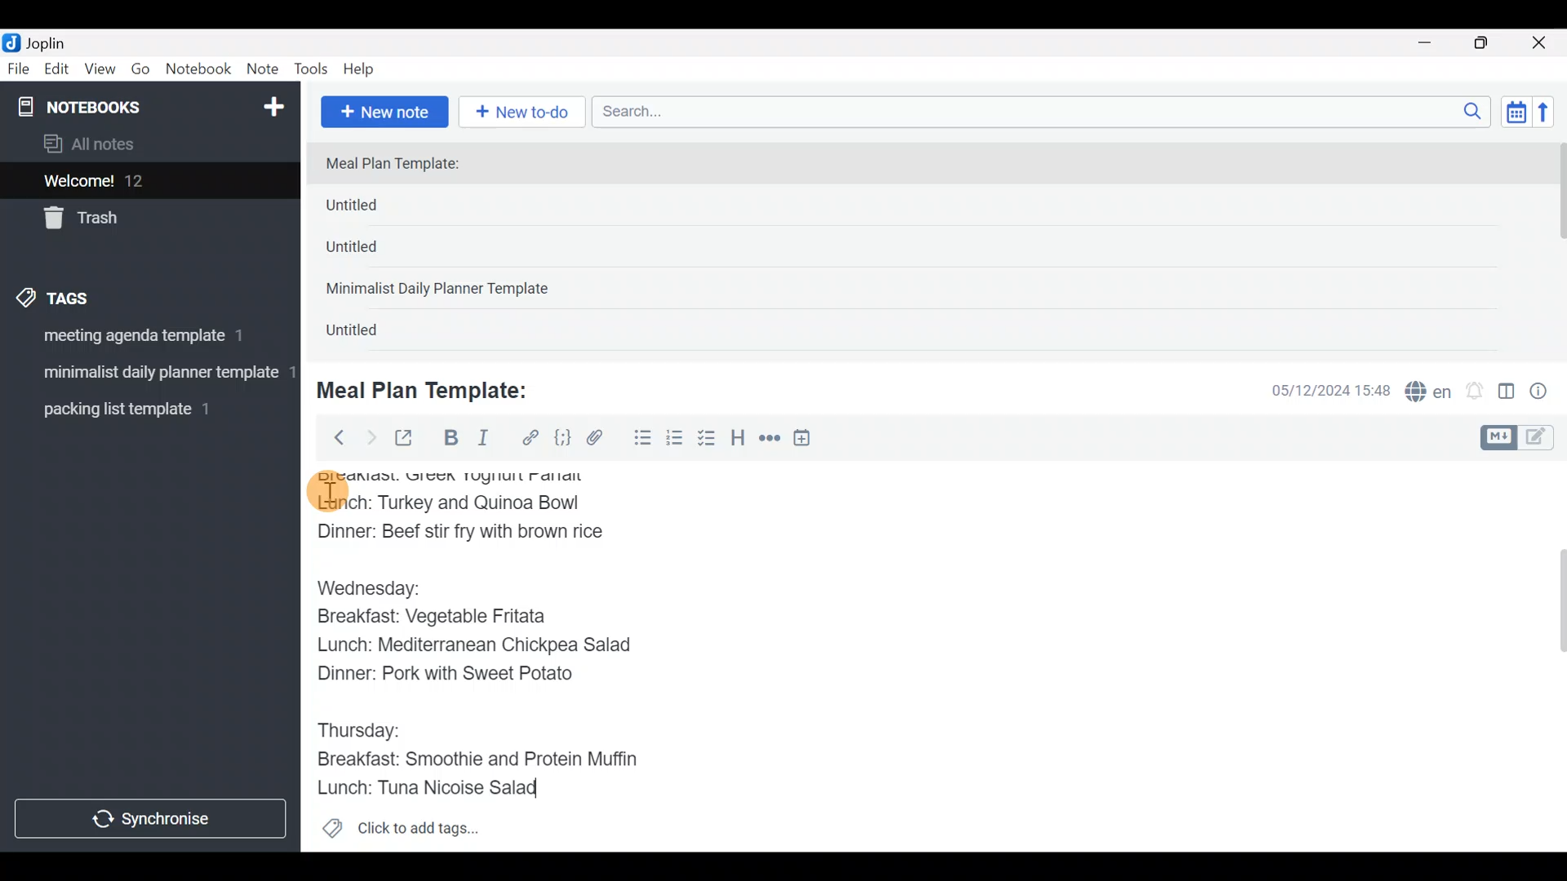 The width and height of the screenshot is (1567, 881). Describe the element at coordinates (1516, 113) in the screenshot. I see `Toggle sort order` at that location.